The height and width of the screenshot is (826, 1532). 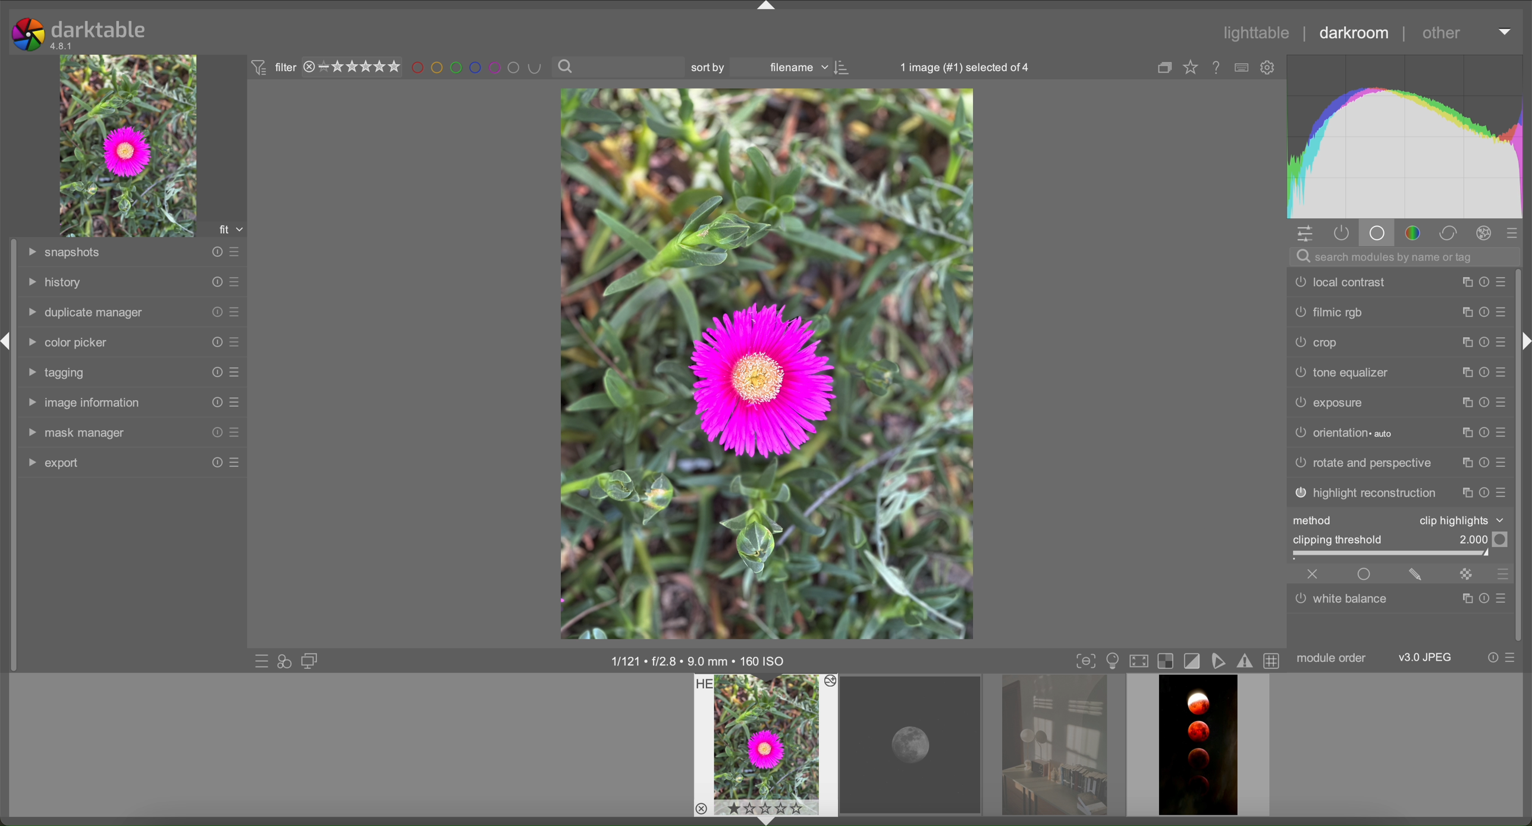 I want to click on presets, so click(x=235, y=251).